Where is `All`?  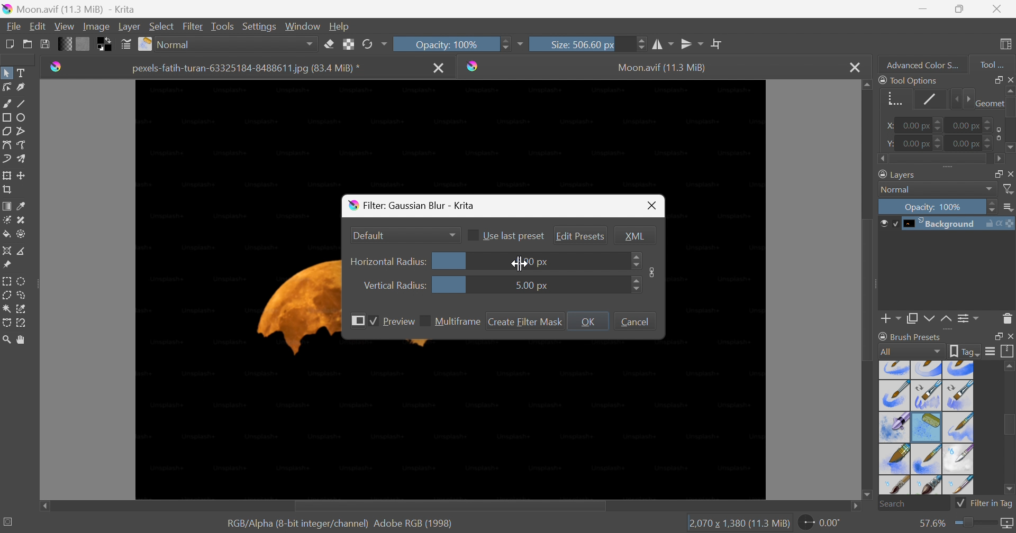 All is located at coordinates (910, 352).